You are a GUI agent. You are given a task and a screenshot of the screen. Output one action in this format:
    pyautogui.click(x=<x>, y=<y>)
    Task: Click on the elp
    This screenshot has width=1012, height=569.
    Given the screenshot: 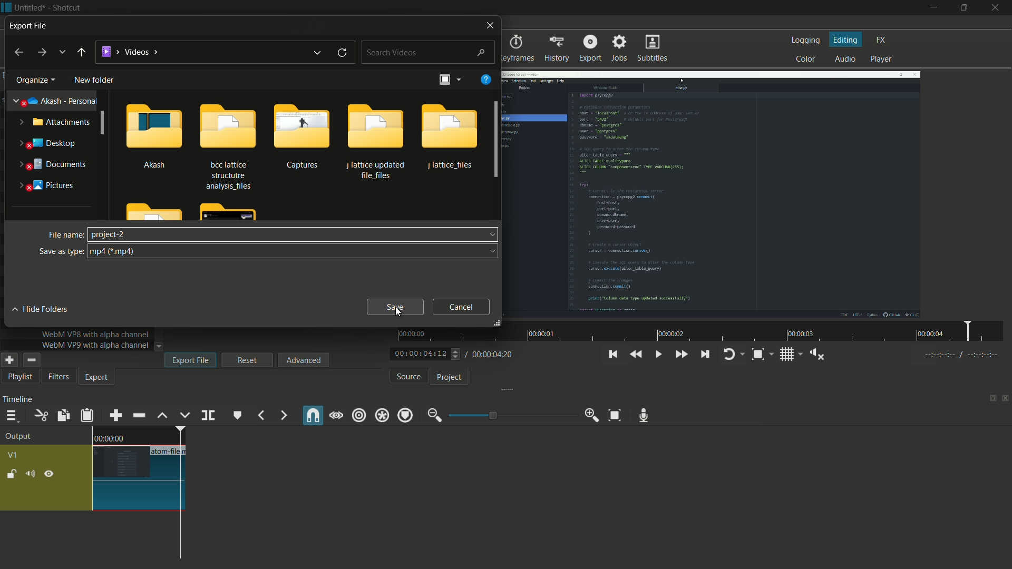 What is the action you would take?
    pyautogui.click(x=488, y=80)
    